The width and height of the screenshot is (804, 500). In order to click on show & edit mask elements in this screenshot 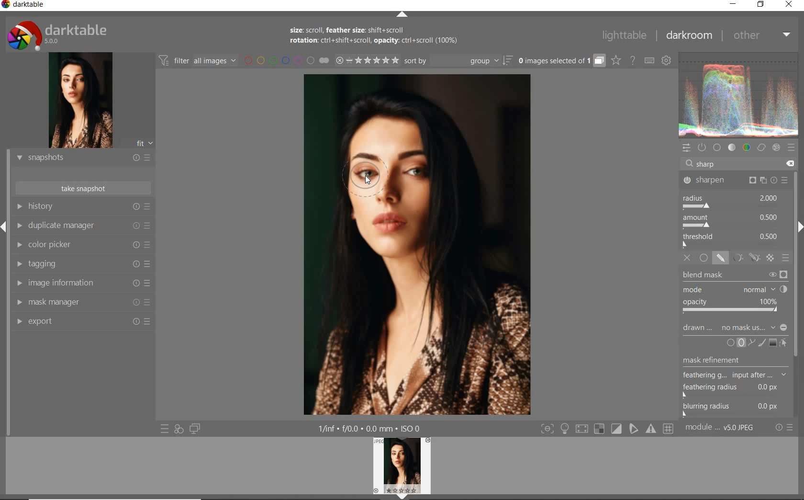, I will do `click(784, 343)`.